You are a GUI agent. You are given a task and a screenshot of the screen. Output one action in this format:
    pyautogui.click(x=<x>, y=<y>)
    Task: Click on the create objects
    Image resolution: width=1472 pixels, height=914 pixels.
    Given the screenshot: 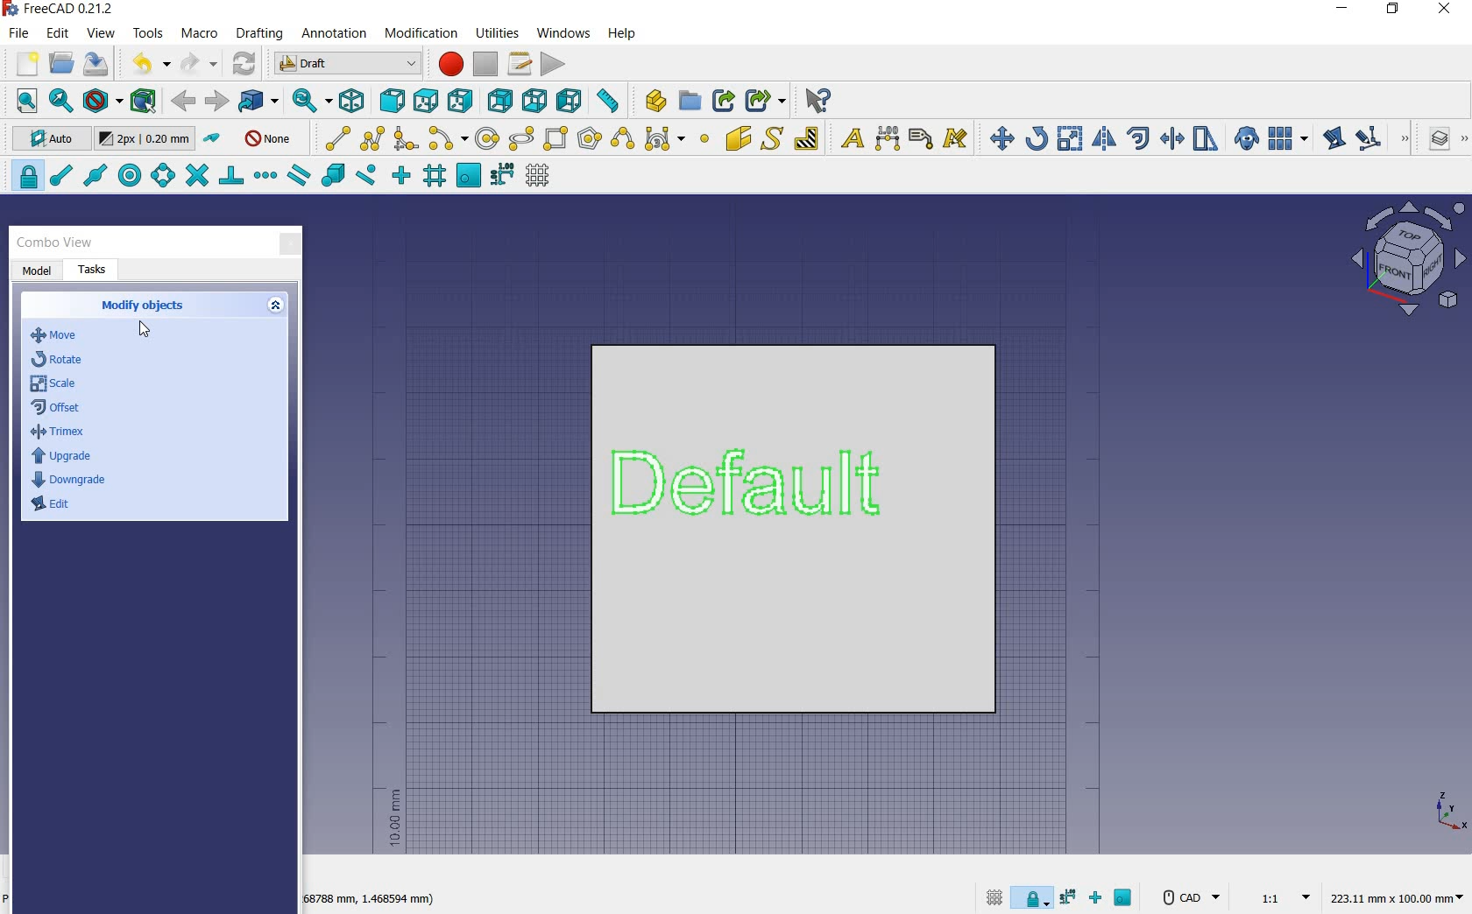 What is the action you would take?
    pyautogui.click(x=145, y=306)
    